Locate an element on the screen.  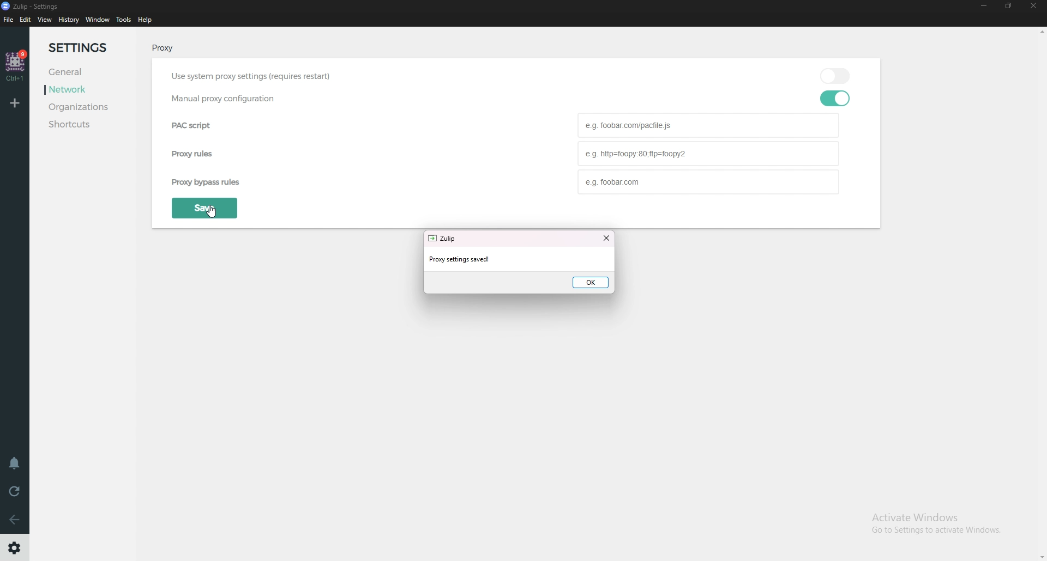
Tools is located at coordinates (124, 20).